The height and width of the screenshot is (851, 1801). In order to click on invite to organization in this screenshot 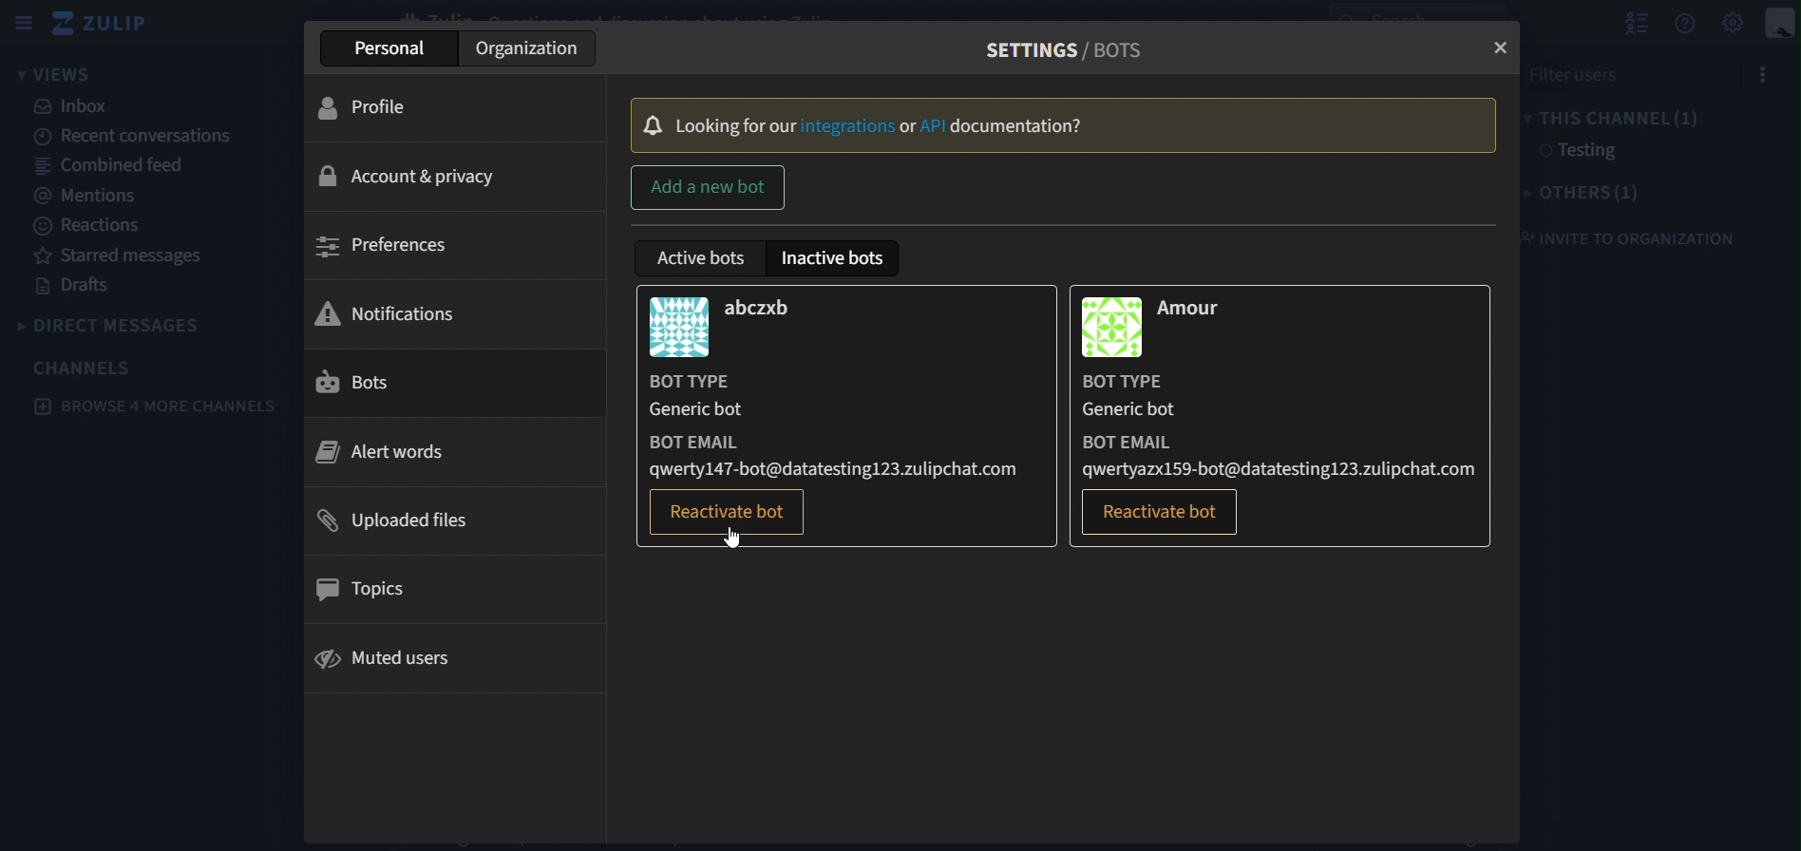, I will do `click(1625, 237)`.